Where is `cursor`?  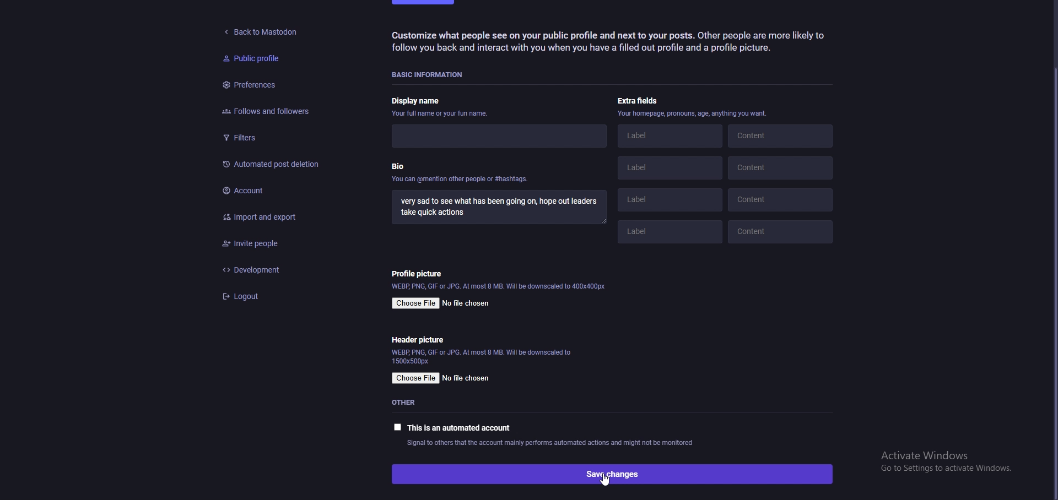
cursor is located at coordinates (1053, 287).